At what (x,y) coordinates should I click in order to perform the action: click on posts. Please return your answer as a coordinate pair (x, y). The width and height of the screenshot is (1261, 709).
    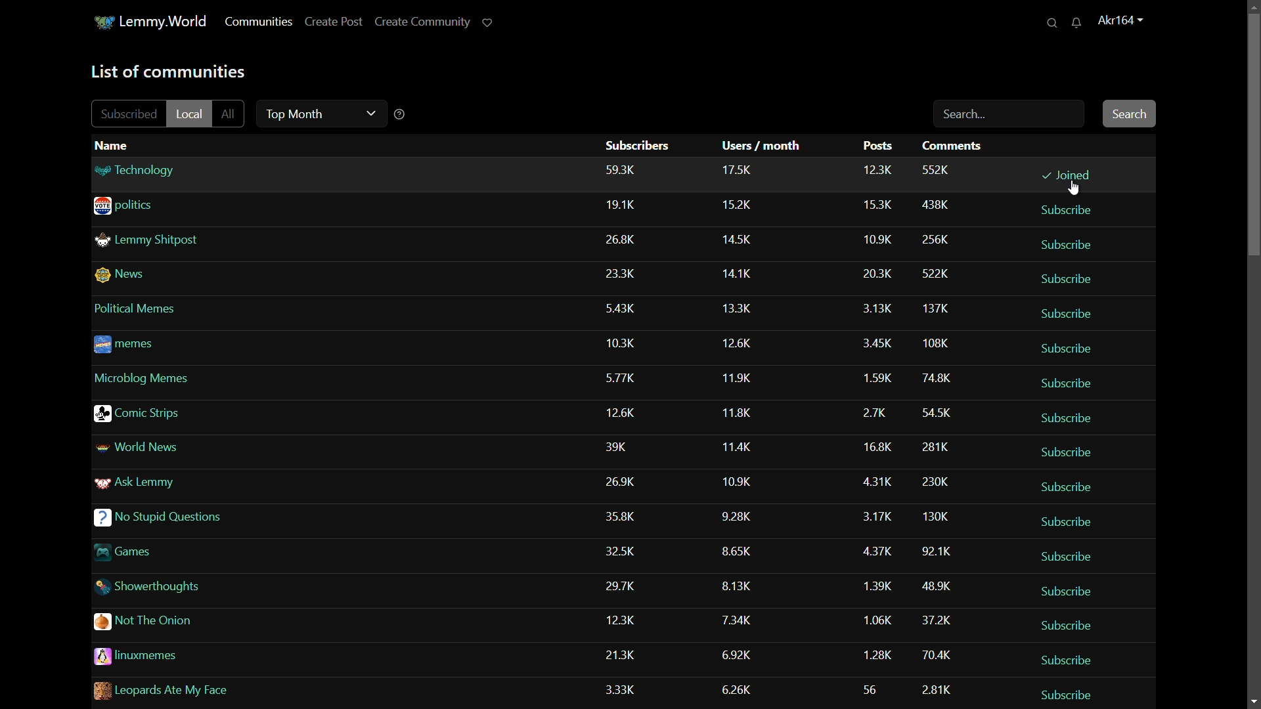
    Looking at the image, I should click on (876, 515).